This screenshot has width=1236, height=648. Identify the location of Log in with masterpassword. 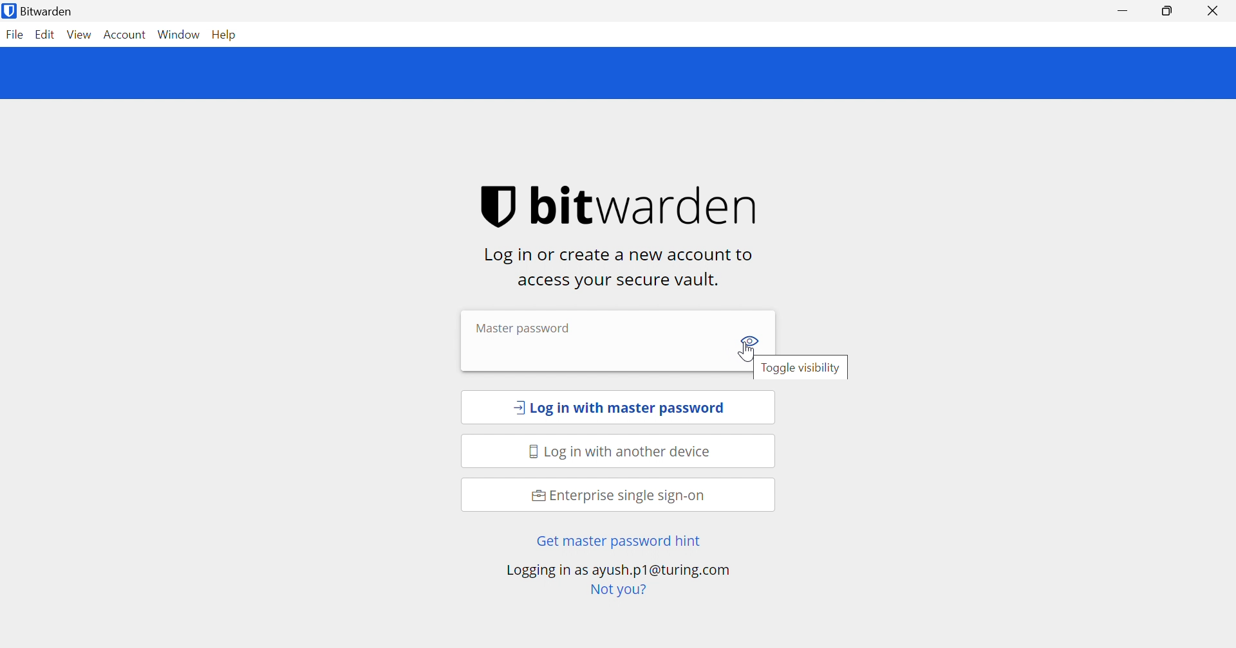
(619, 409).